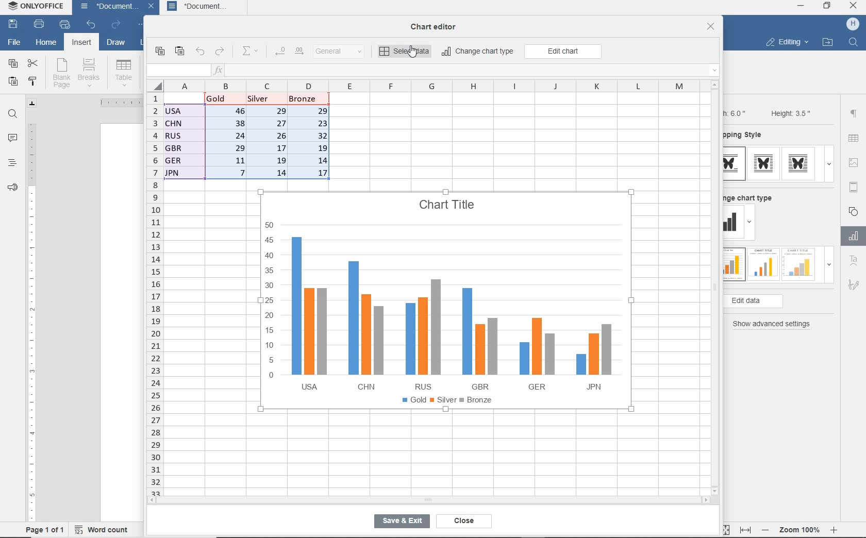  What do you see at coordinates (13, 114) in the screenshot?
I see `find` at bounding box center [13, 114].